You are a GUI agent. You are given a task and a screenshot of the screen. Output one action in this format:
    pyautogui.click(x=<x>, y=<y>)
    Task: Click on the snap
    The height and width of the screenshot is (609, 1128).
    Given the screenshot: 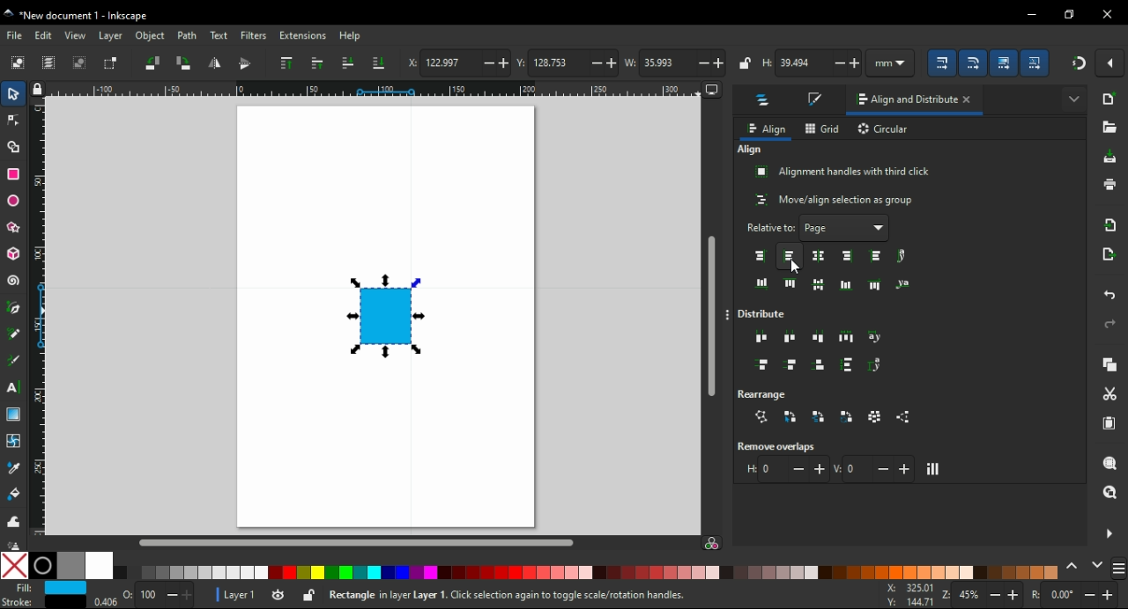 What is the action you would take?
    pyautogui.click(x=1080, y=66)
    